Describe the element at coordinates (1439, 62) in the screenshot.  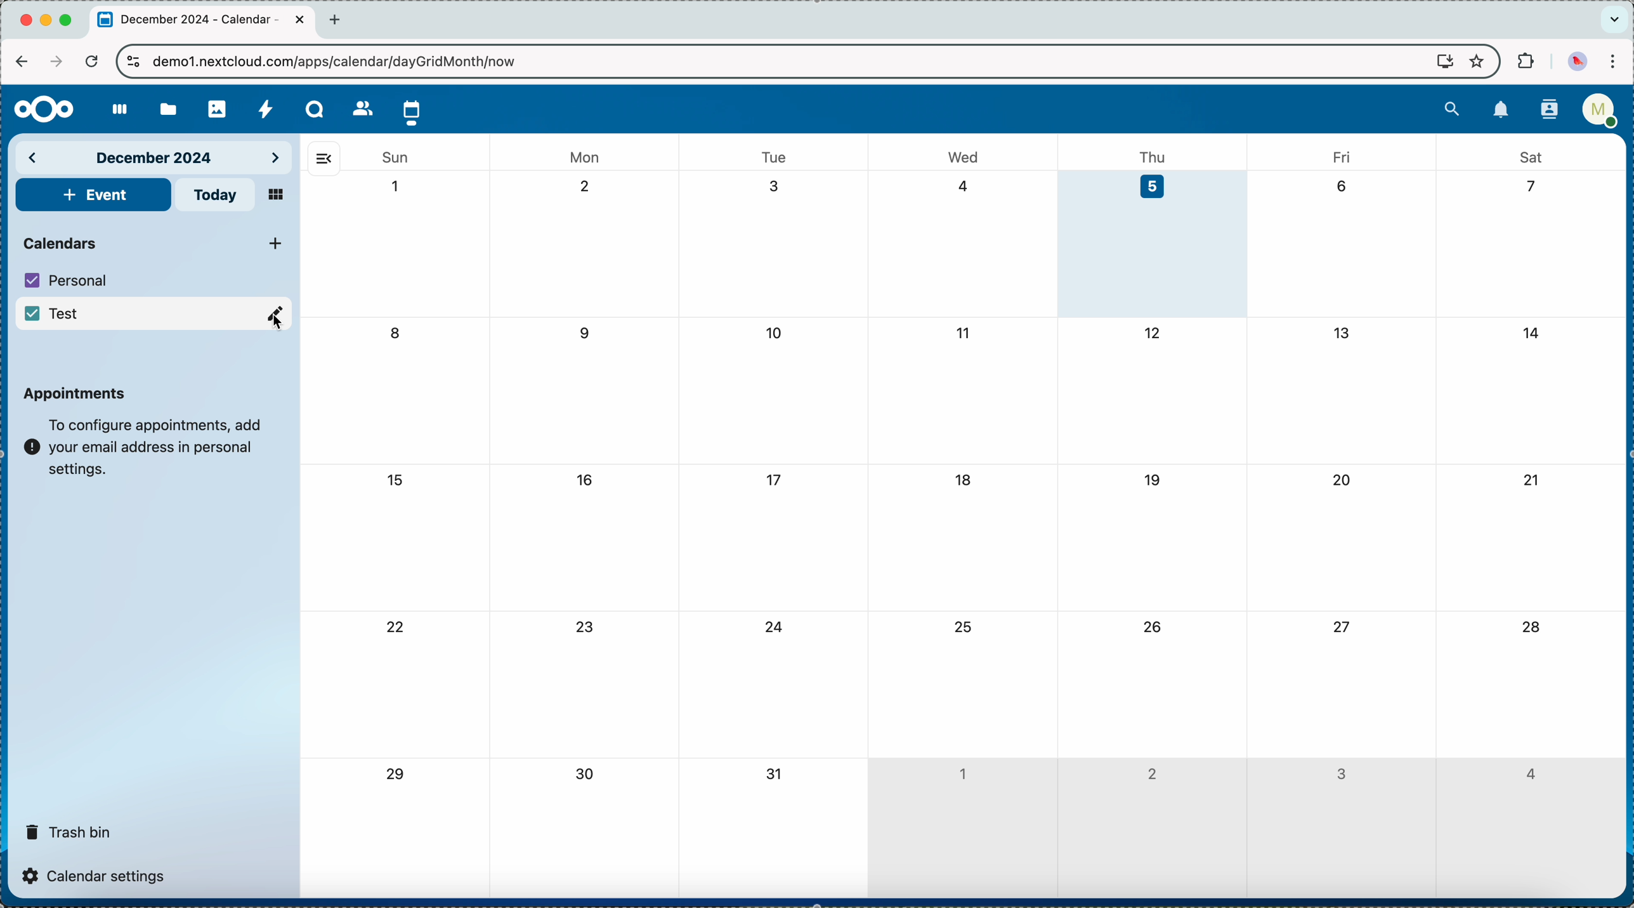
I see `screen` at that location.